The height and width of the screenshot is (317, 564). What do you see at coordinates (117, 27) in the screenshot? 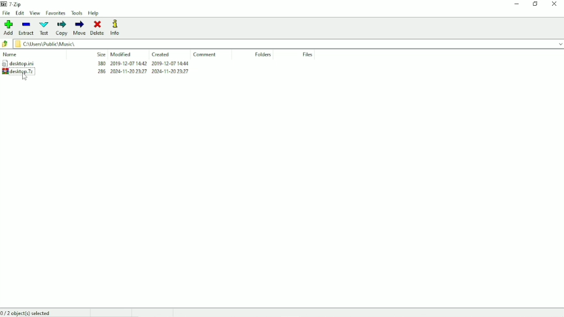
I see `Info` at bounding box center [117, 27].